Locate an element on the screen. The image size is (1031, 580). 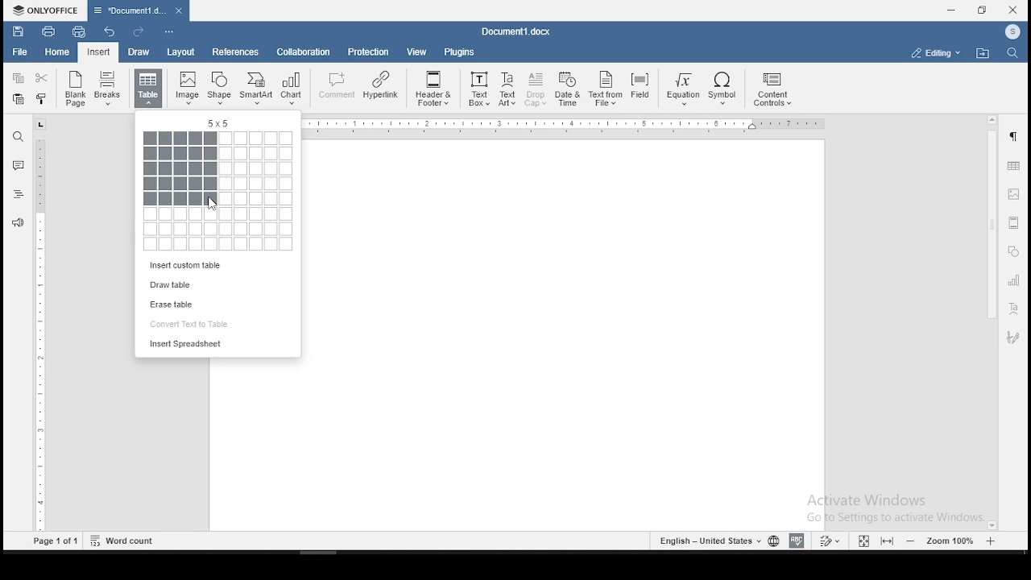
Page1 of 1 is located at coordinates (56, 542).